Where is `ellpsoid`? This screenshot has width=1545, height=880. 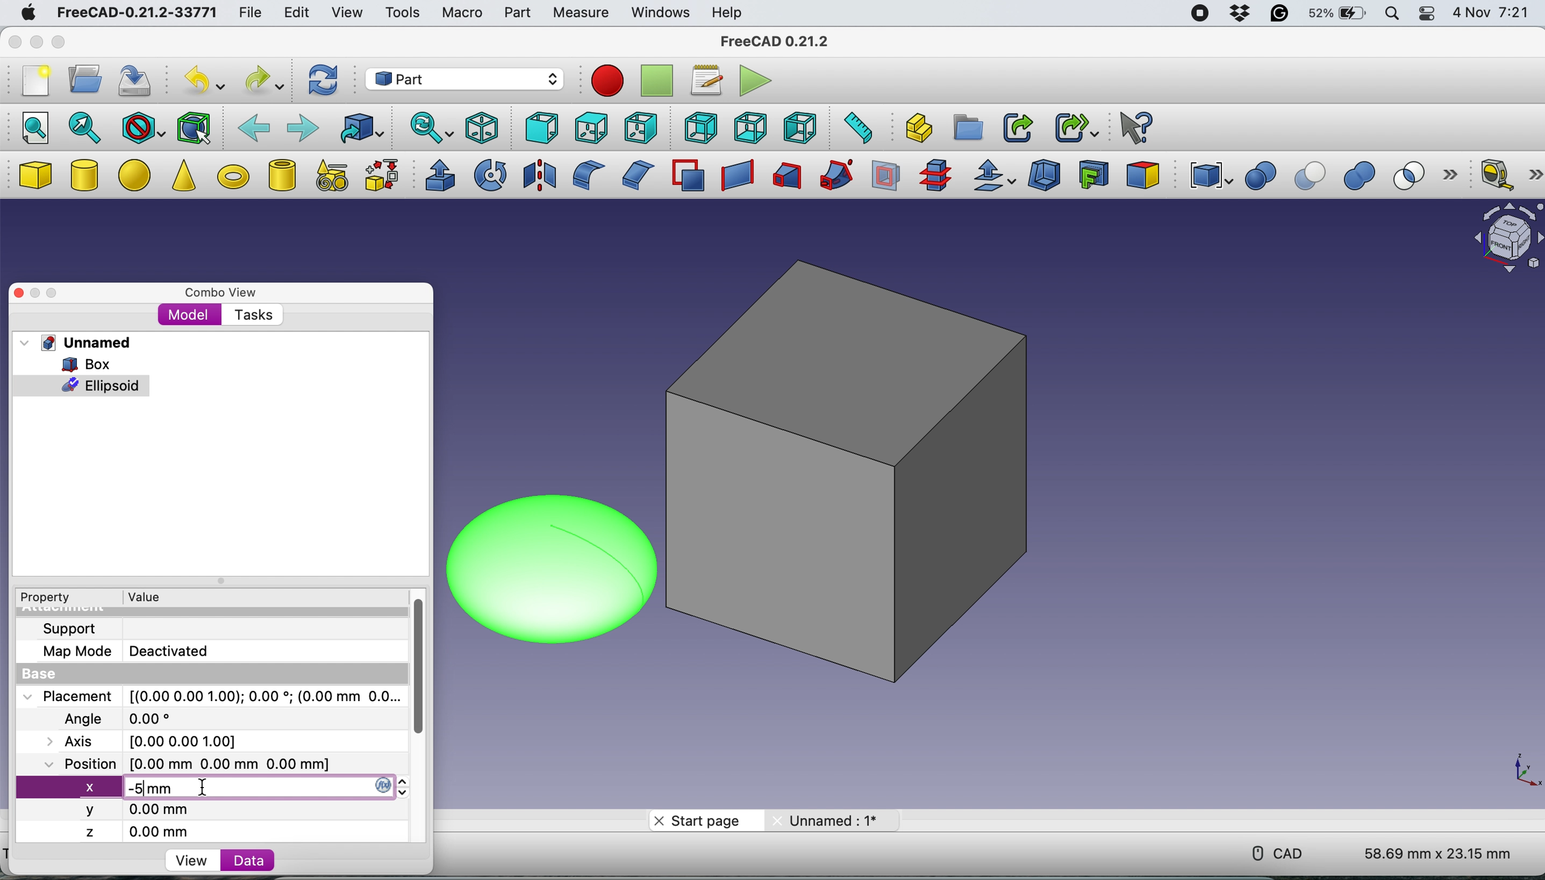 ellpsoid is located at coordinates (82, 384).